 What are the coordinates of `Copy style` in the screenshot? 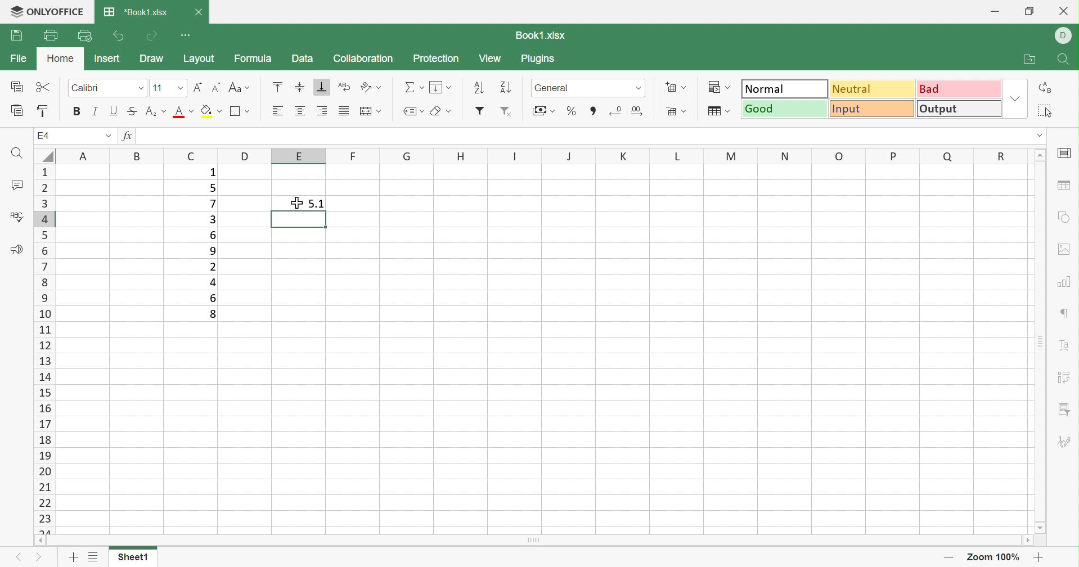 It's located at (46, 111).